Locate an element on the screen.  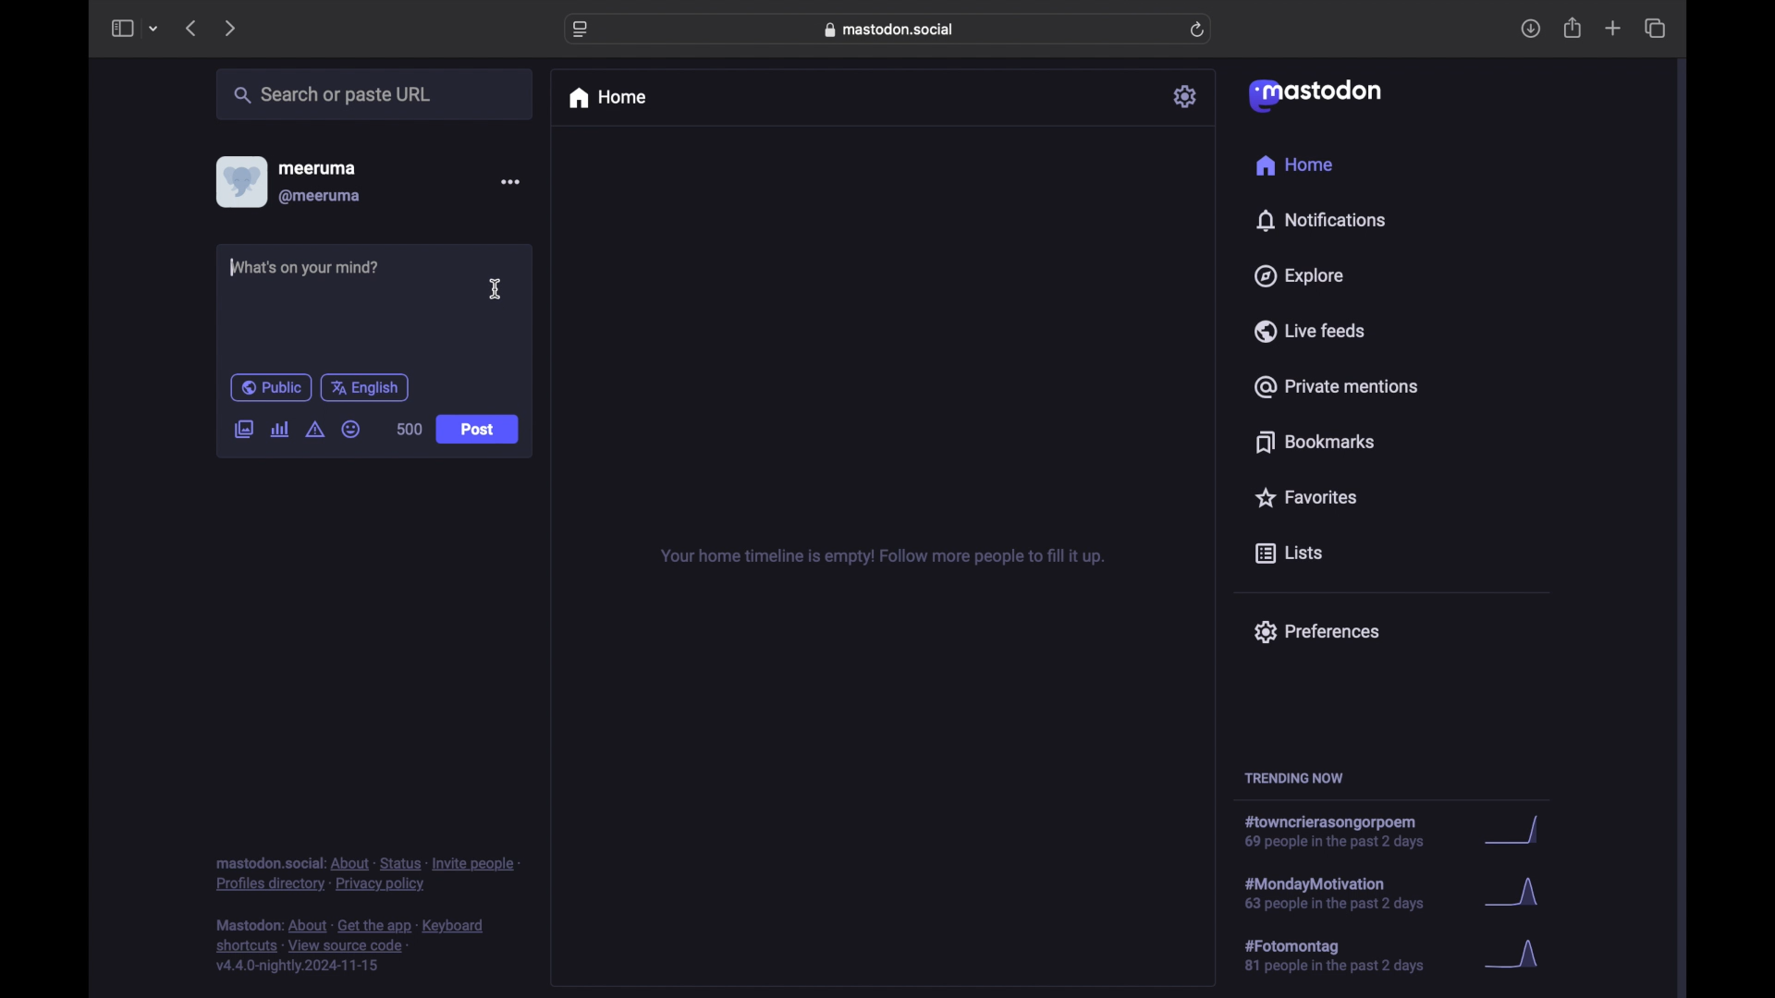
add  poll is located at coordinates (279, 429).